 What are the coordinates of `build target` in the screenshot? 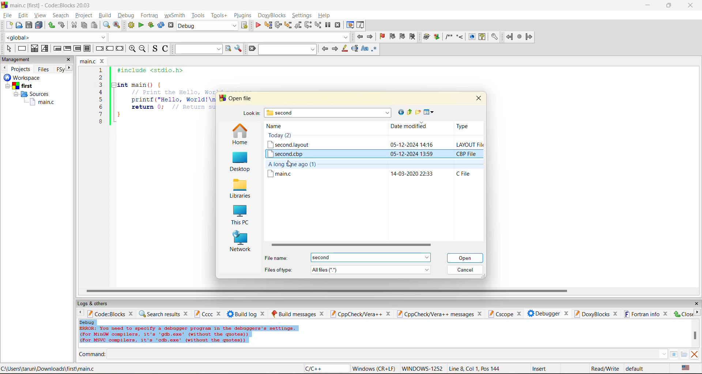 It's located at (208, 25).